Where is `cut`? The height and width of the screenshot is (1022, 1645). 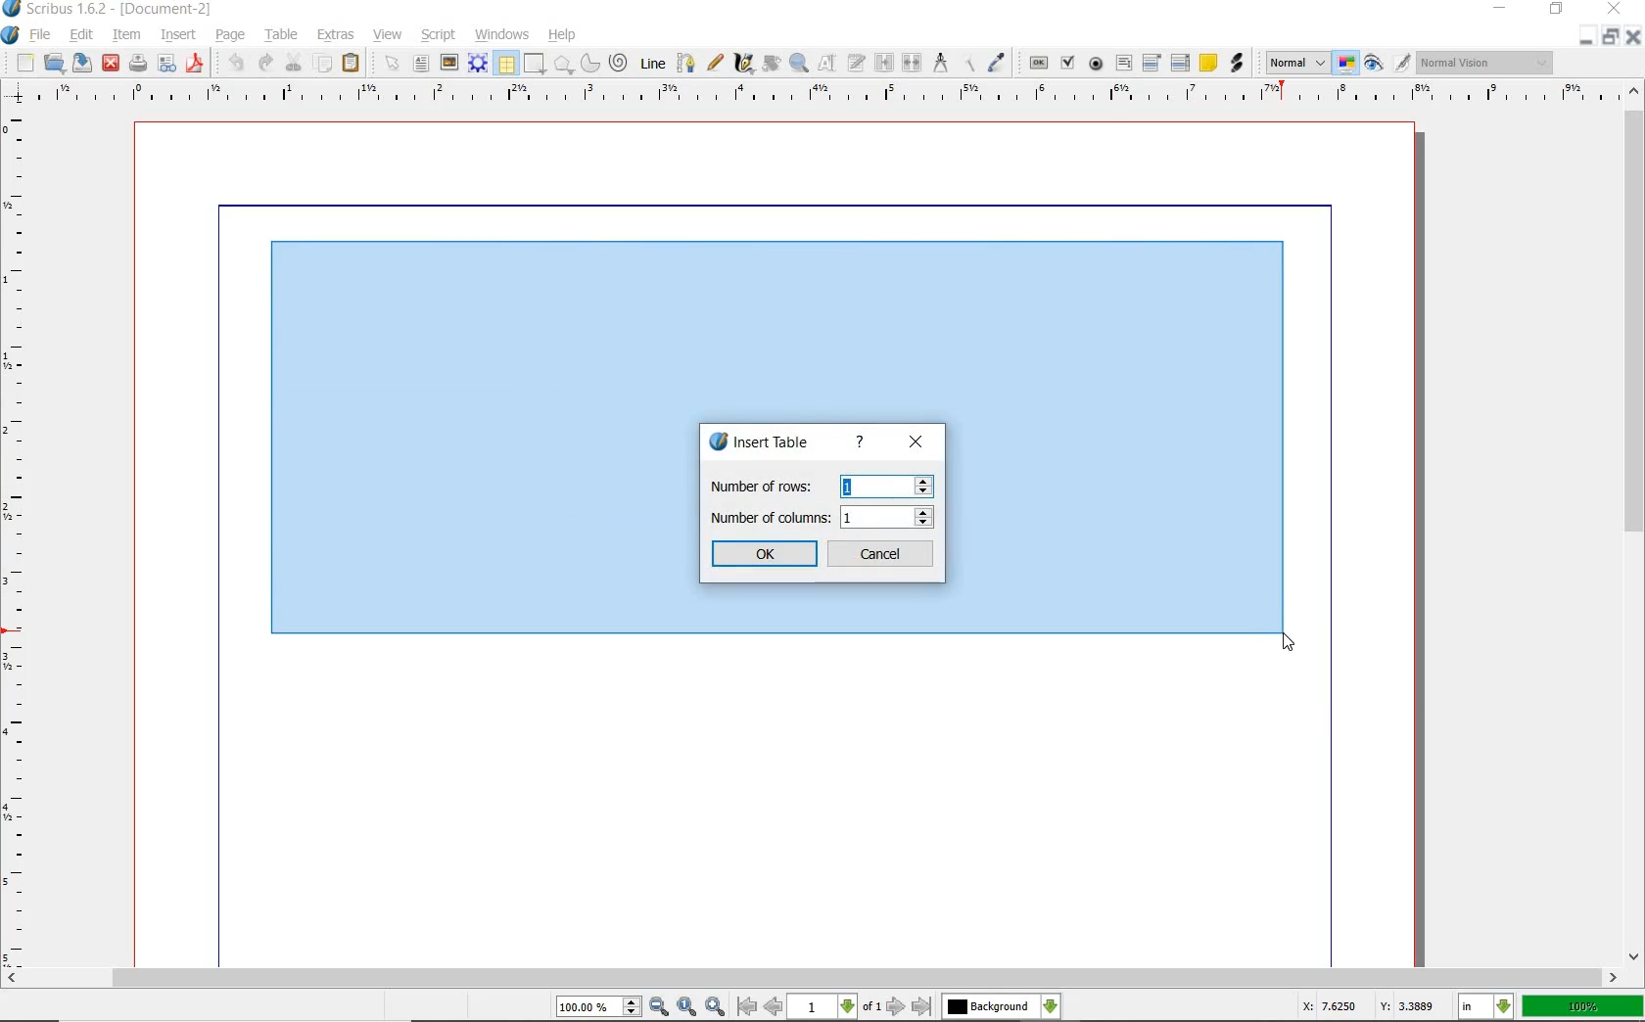
cut is located at coordinates (293, 62).